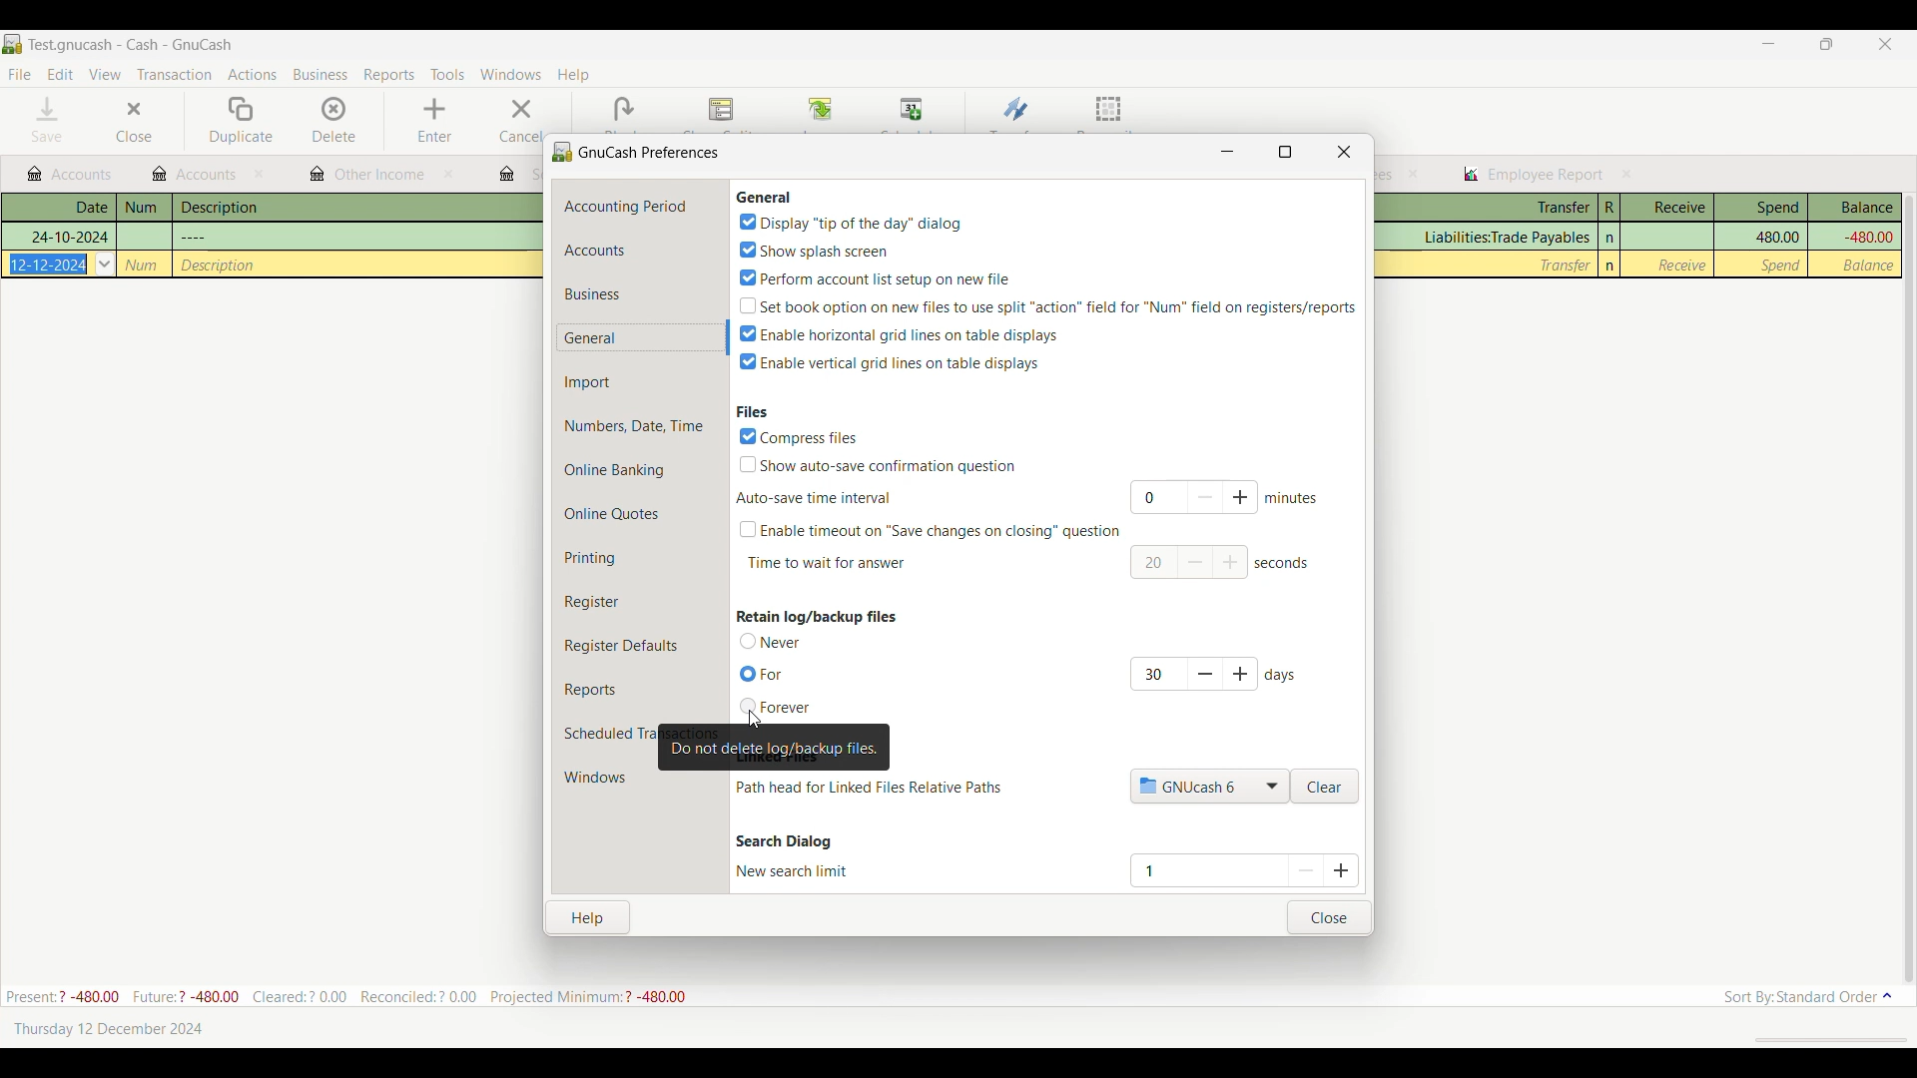 This screenshot has width=1917, height=1078. I want to click on show, so click(880, 464).